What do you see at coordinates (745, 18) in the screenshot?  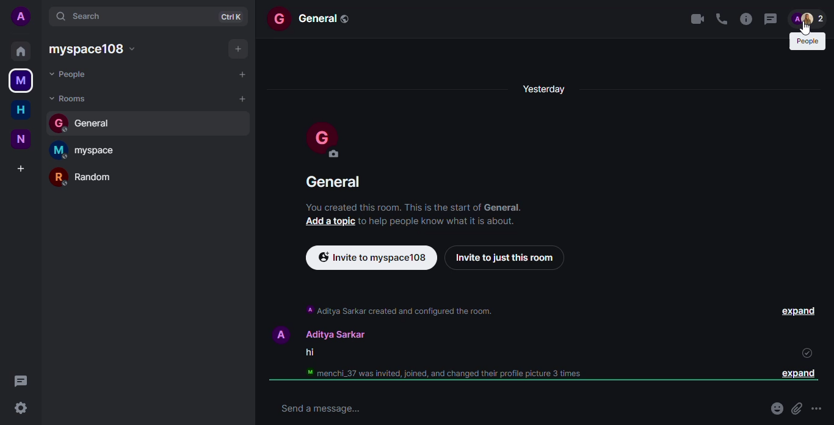 I see `info` at bounding box center [745, 18].